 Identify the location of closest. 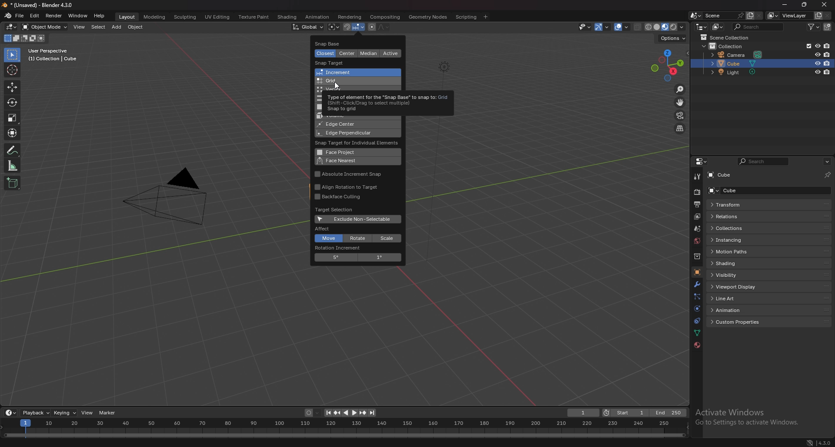
(326, 53).